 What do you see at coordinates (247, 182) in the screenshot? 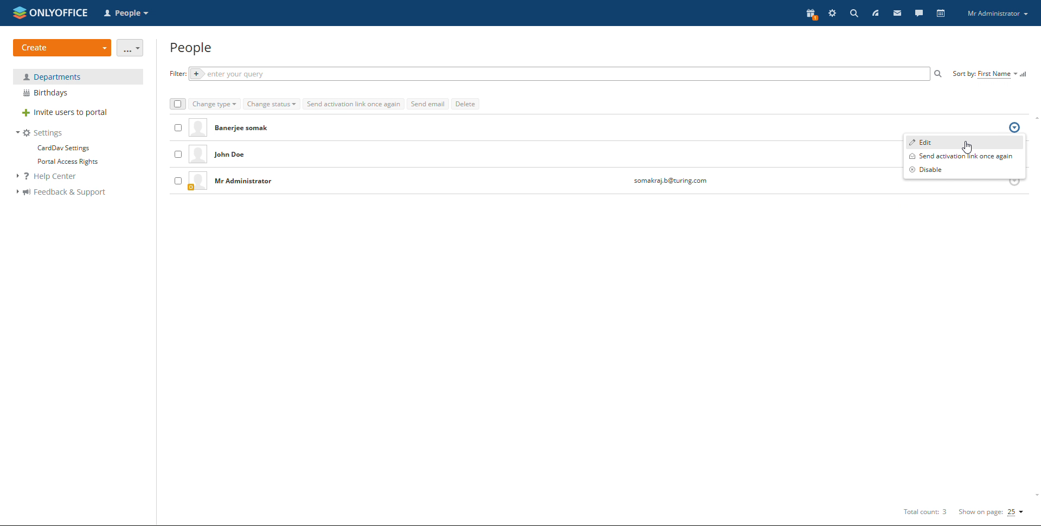
I see `me adninitrator` at bounding box center [247, 182].